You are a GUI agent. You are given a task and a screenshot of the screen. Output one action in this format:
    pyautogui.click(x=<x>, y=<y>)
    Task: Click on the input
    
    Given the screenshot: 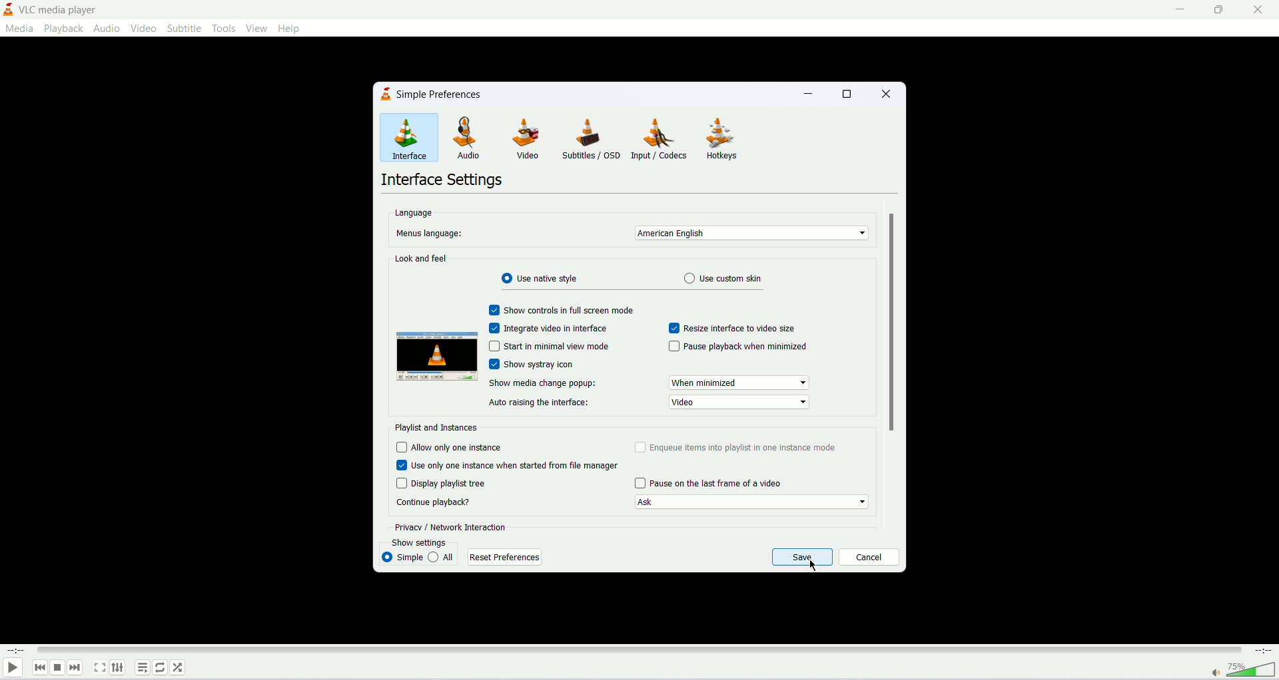 What is the action you would take?
    pyautogui.click(x=662, y=138)
    